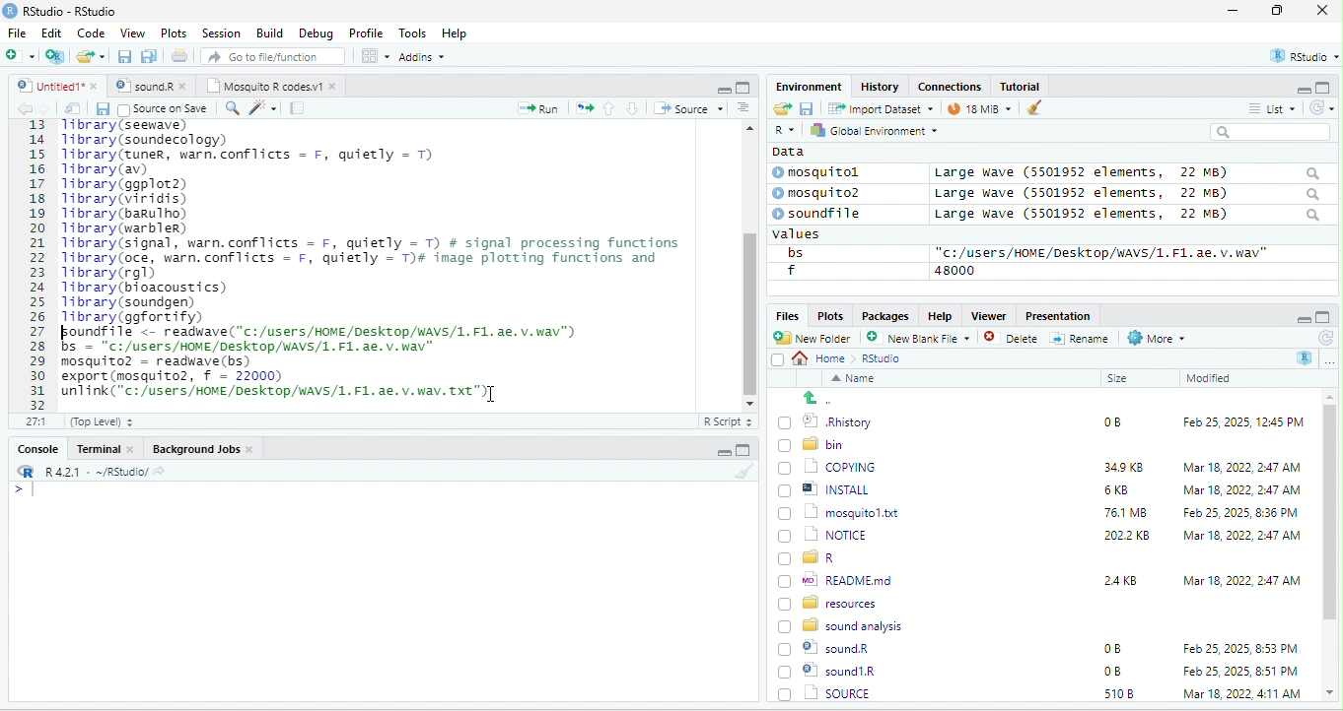 The image size is (1343, 711). Describe the element at coordinates (843, 624) in the screenshot. I see `8 sound analysis` at that location.